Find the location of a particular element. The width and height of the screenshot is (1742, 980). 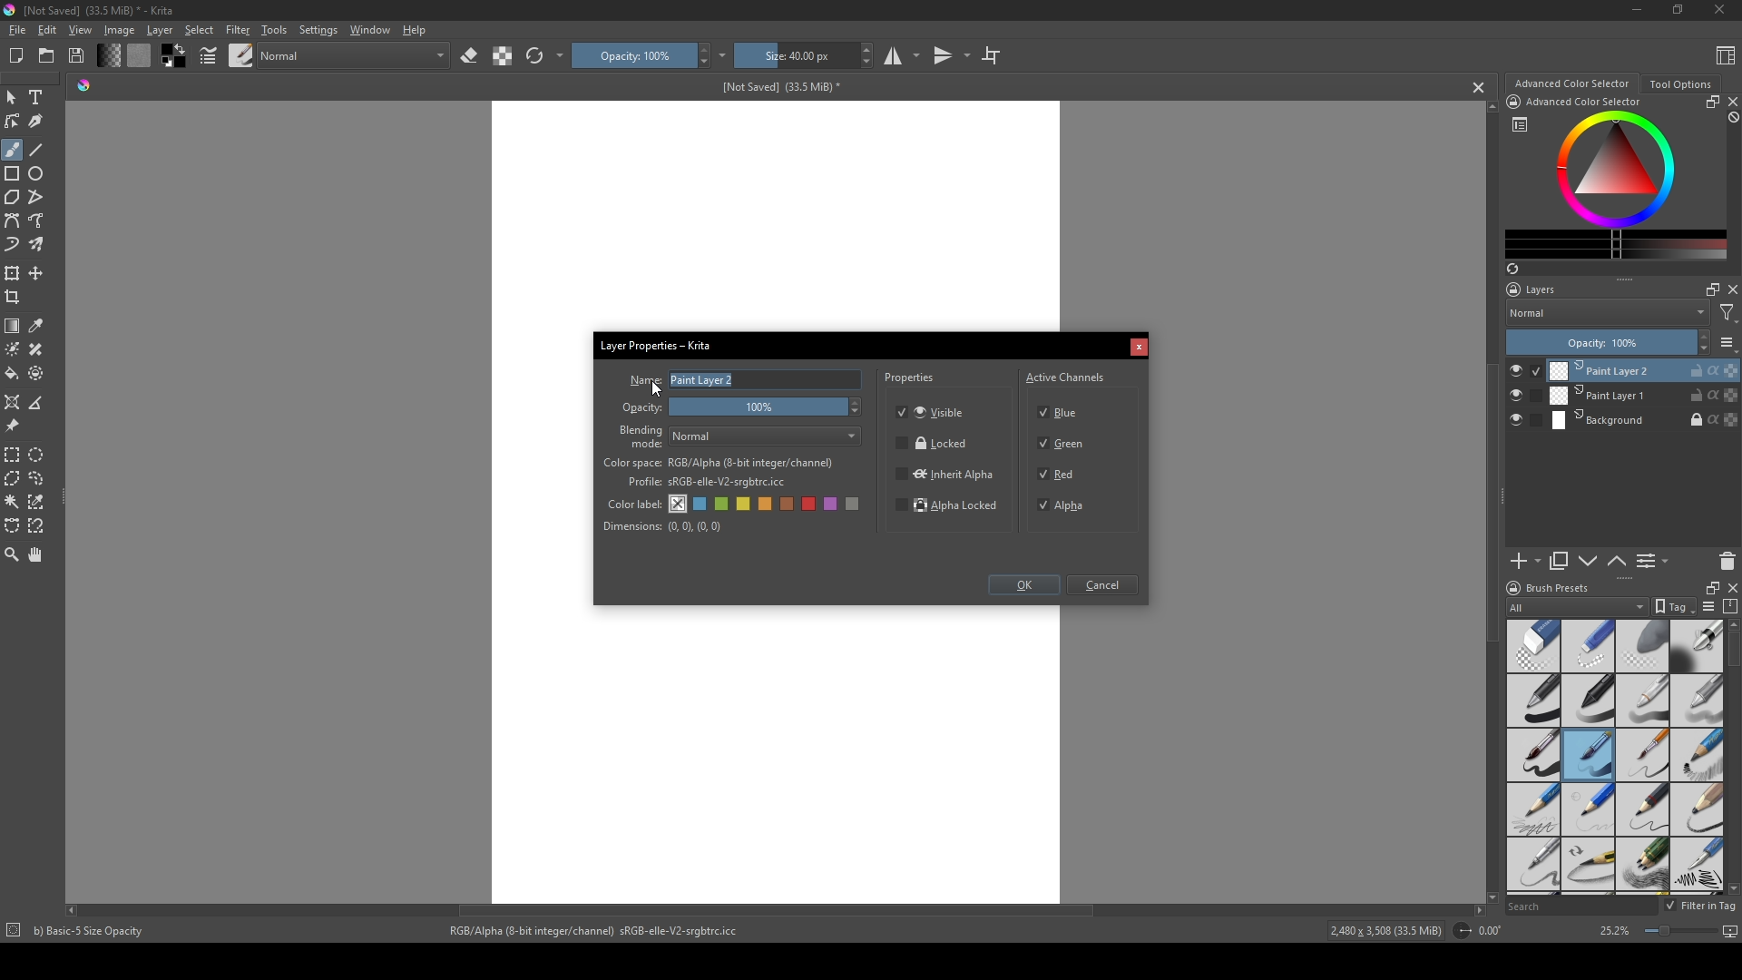

minimize is located at coordinates (1638, 9).